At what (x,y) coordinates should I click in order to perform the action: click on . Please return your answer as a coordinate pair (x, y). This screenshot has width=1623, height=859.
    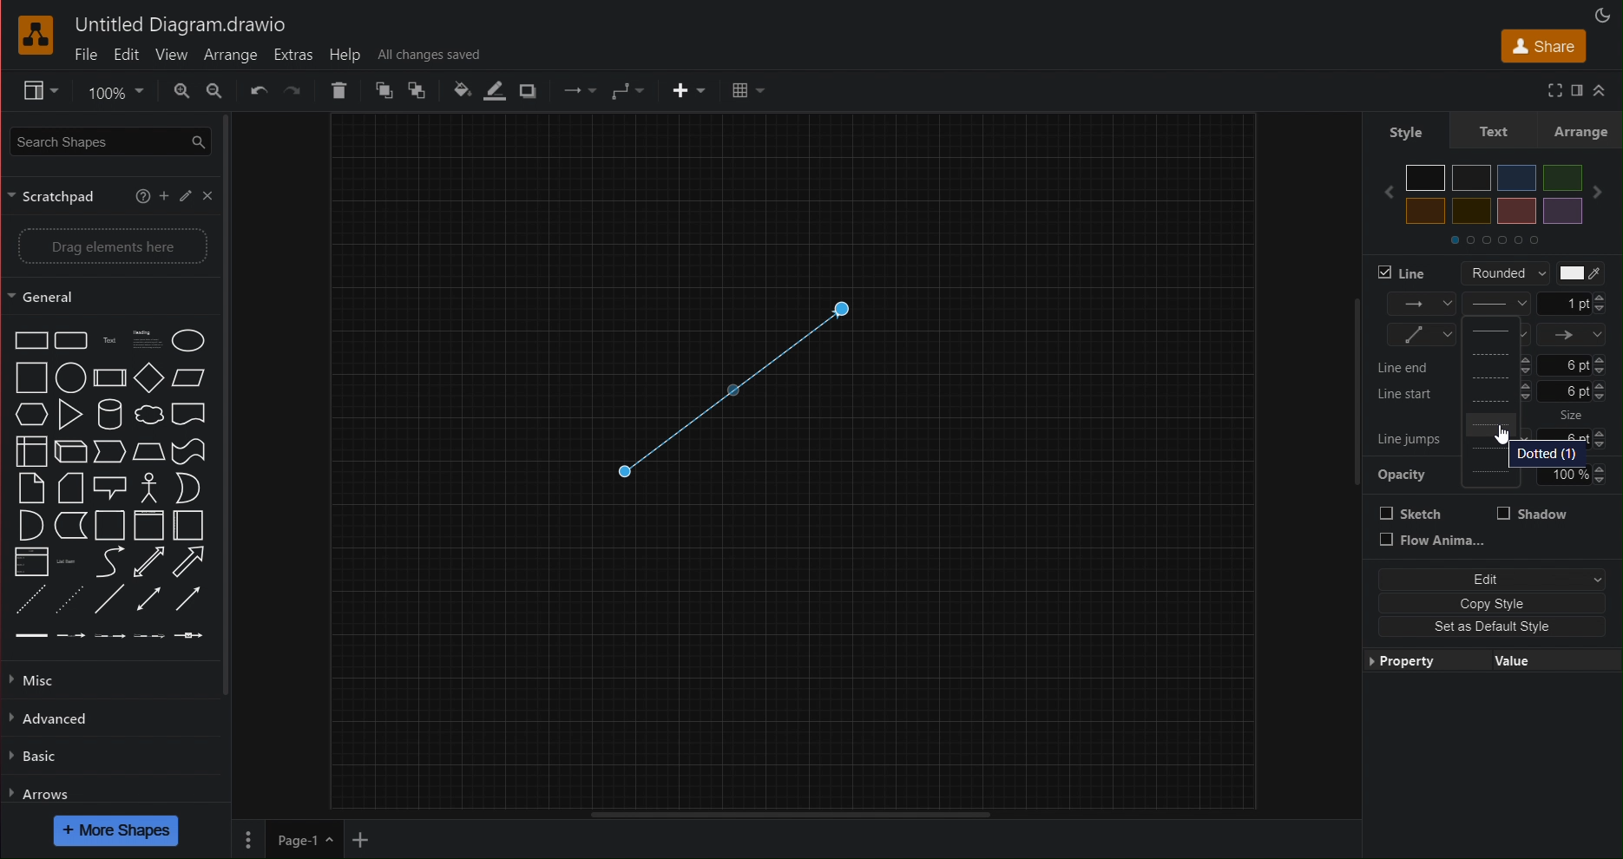
    Looking at the image, I should click on (1574, 416).